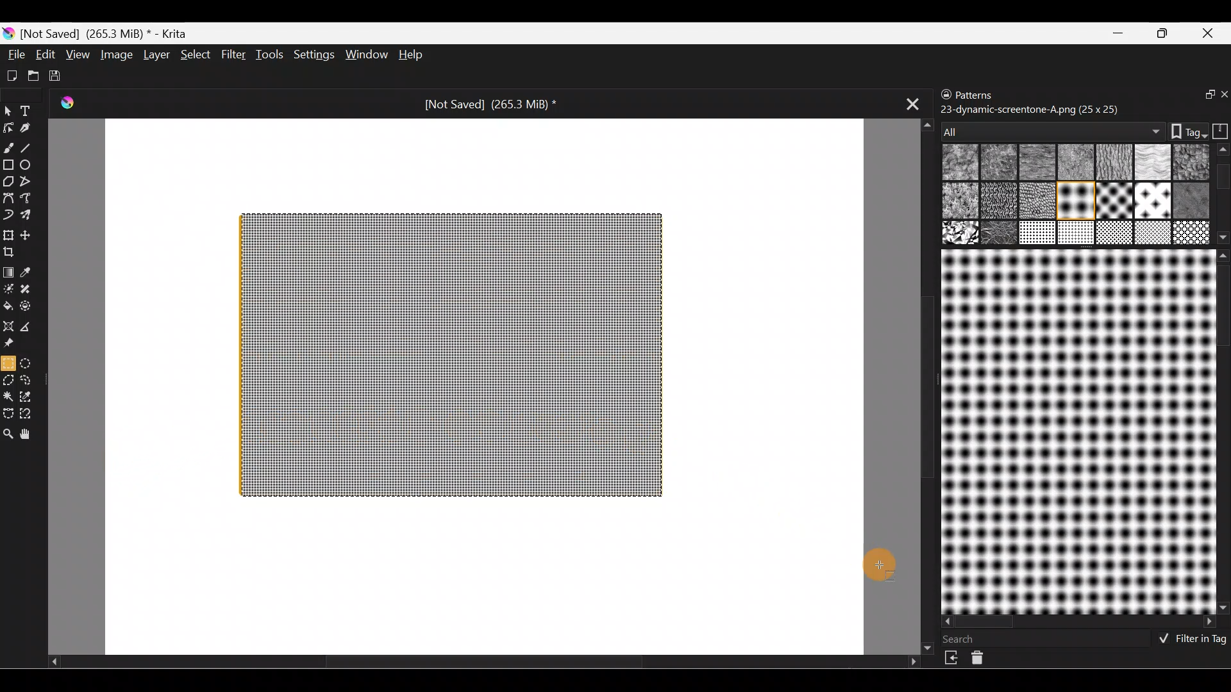 The width and height of the screenshot is (1231, 692). What do you see at coordinates (8, 306) in the screenshot?
I see `Fill a contiguous area of colour with colour` at bounding box center [8, 306].